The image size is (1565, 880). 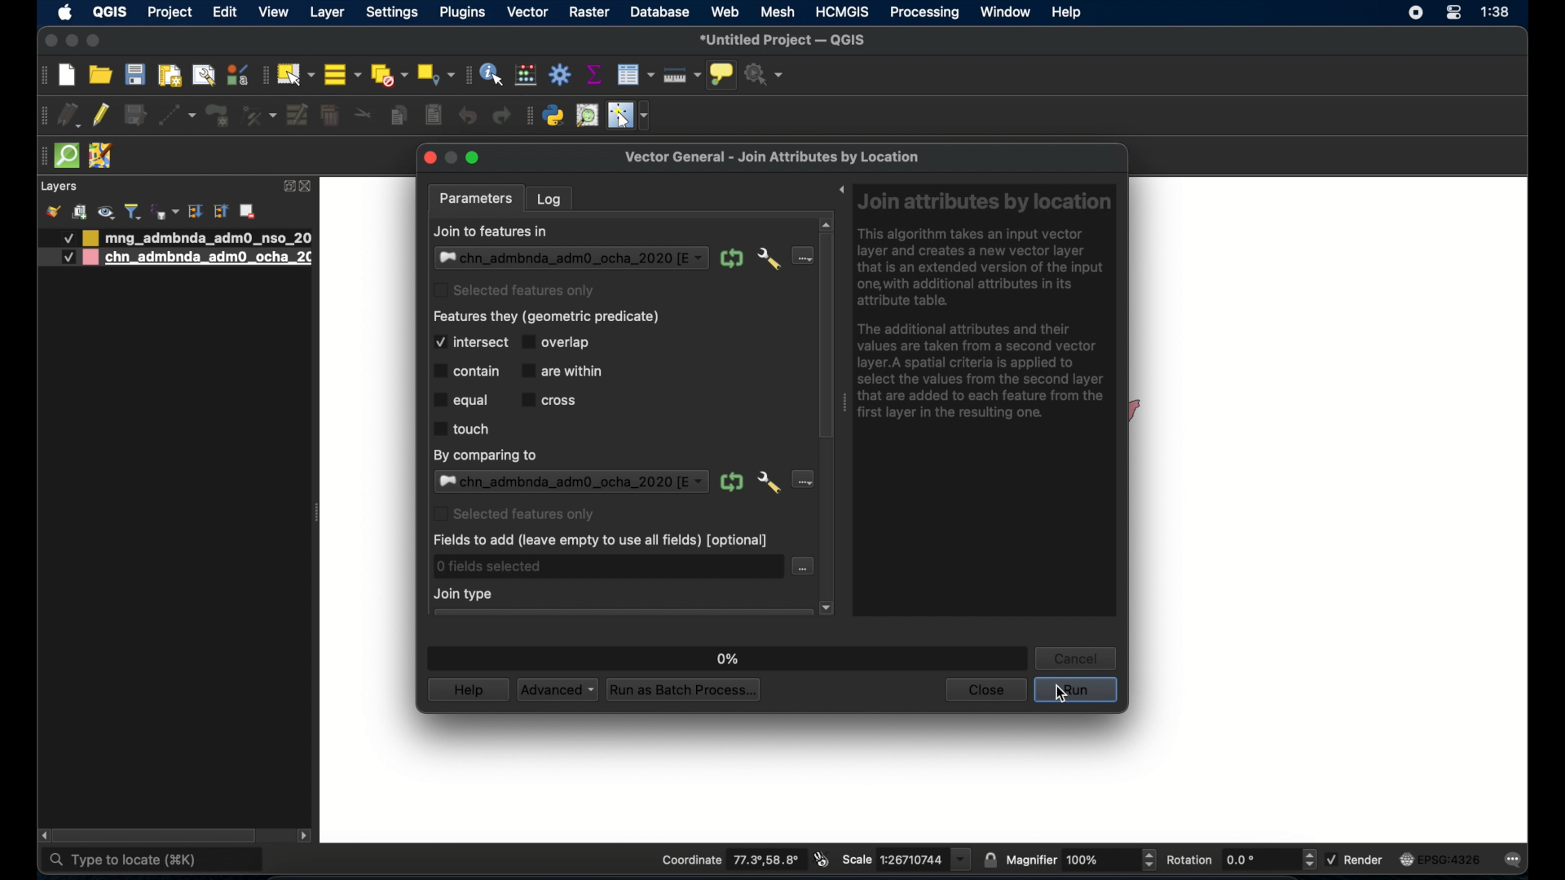 I want to click on scroll up arrow, so click(x=827, y=222).